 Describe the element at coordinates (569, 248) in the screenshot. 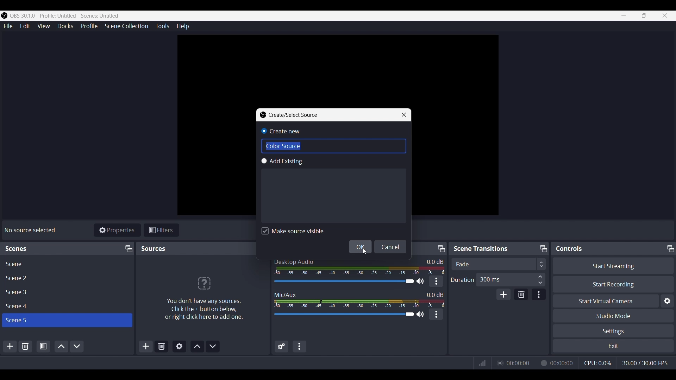

I see `Text` at that location.